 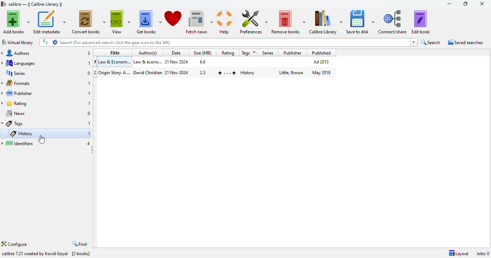 I want to click on fetch news, so click(x=199, y=21).